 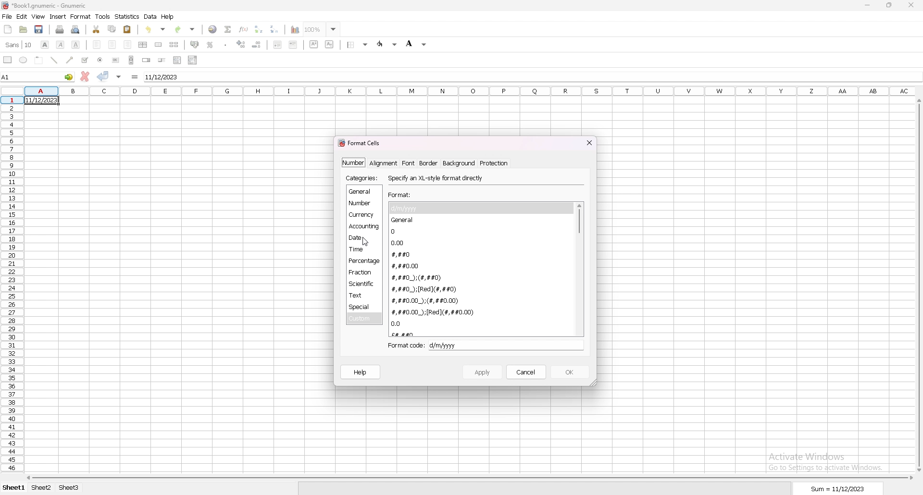 What do you see at coordinates (532, 76) in the screenshot?
I see `selected cell input` at bounding box center [532, 76].